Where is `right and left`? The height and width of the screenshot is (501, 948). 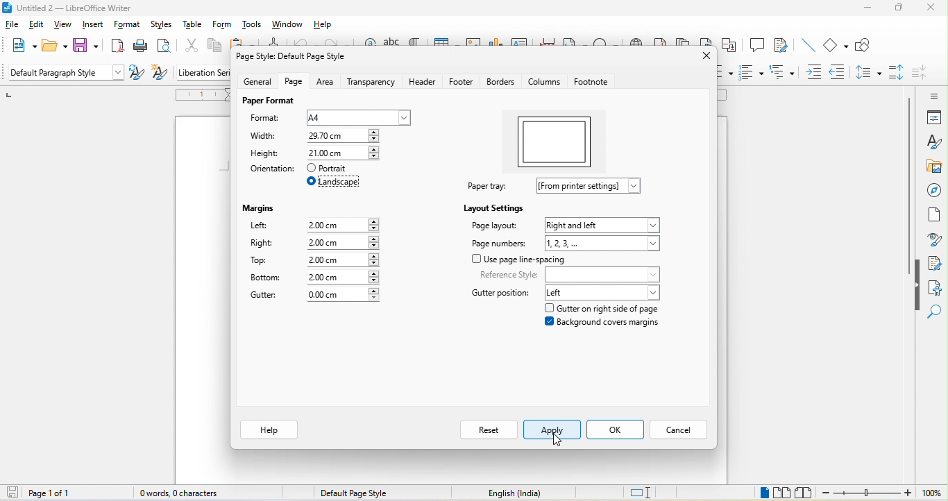 right and left is located at coordinates (604, 223).